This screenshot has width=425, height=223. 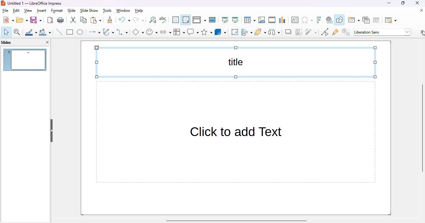 I want to click on new, so click(x=8, y=20).